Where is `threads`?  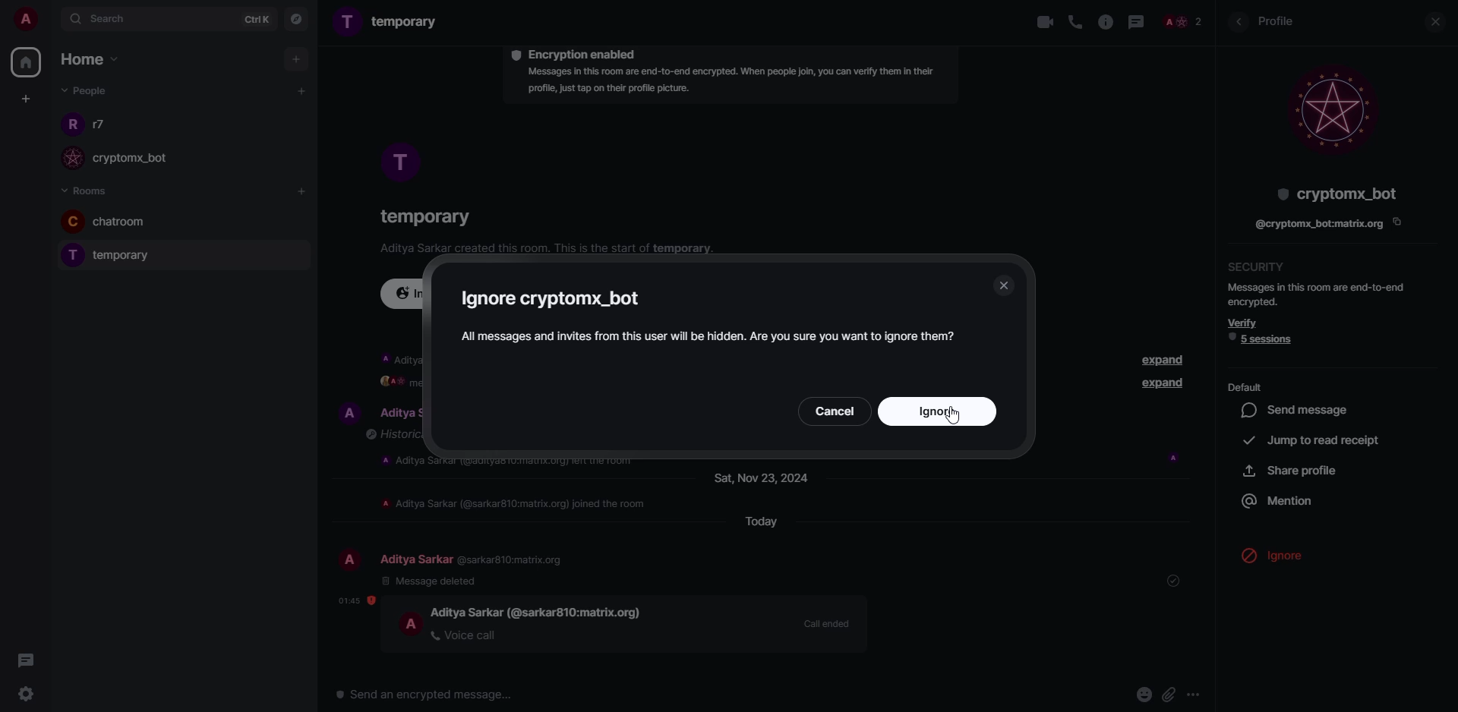 threads is located at coordinates (1136, 23).